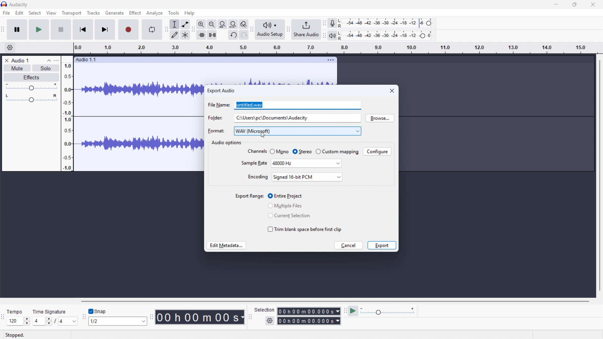 Image resolution: width=603 pixels, height=339 pixels. Describe the element at coordinates (600, 175) in the screenshot. I see `Vertical scroll bar ` at that location.